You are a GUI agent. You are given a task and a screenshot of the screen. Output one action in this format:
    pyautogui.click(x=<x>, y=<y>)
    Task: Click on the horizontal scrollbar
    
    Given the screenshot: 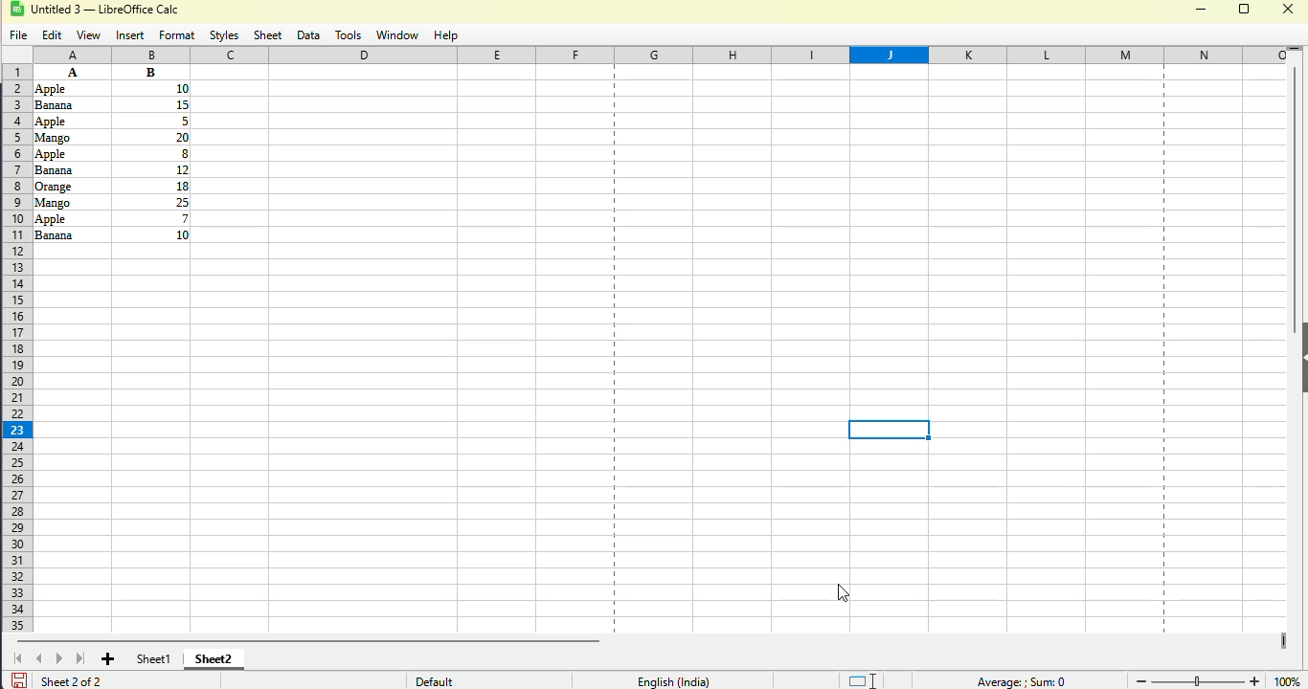 What is the action you would take?
    pyautogui.click(x=307, y=640)
    